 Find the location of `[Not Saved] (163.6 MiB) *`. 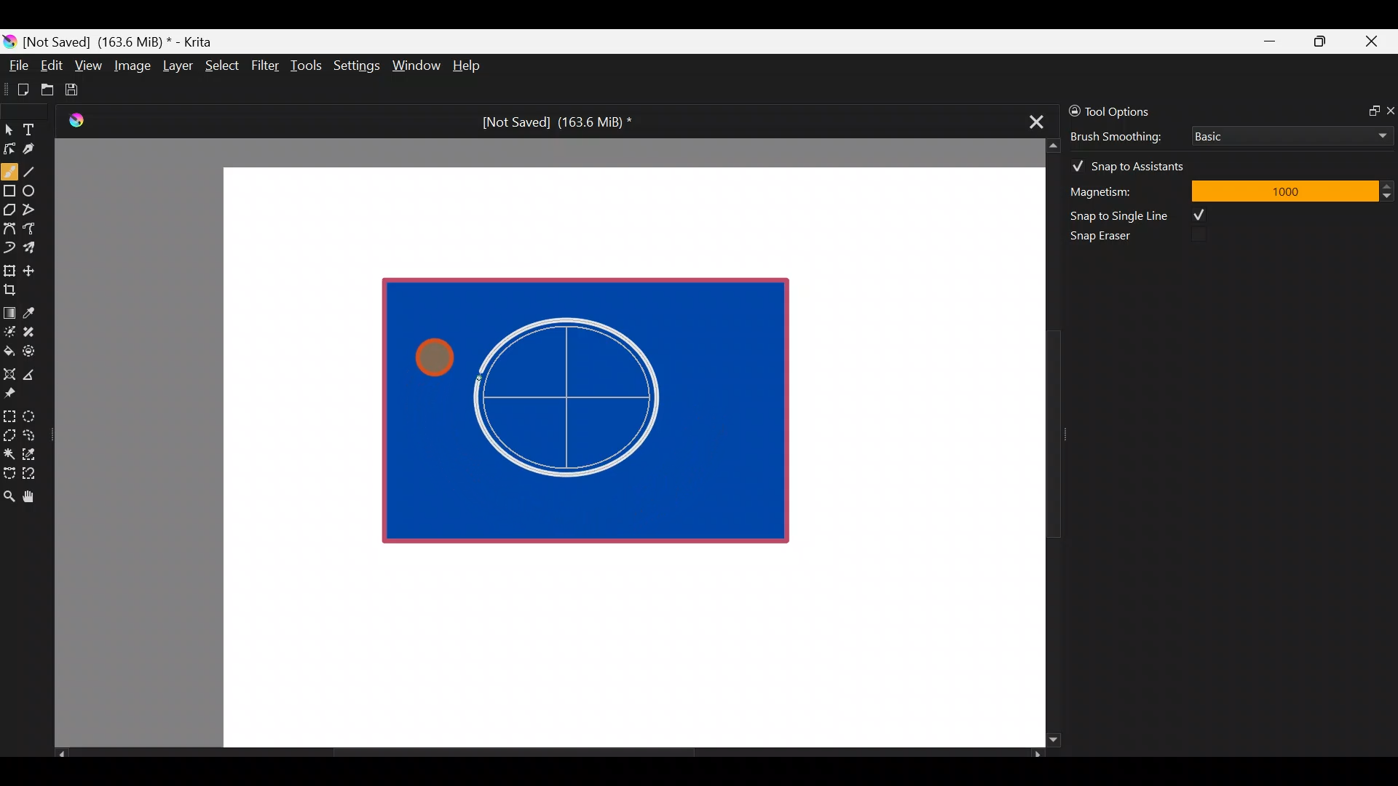

[Not Saved] (163.6 MiB) * is located at coordinates (551, 122).